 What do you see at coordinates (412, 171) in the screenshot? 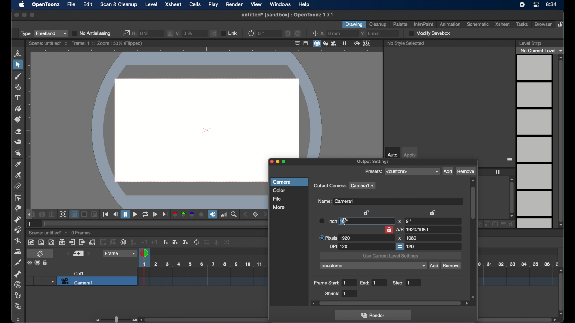
I see `presets` at bounding box center [412, 171].